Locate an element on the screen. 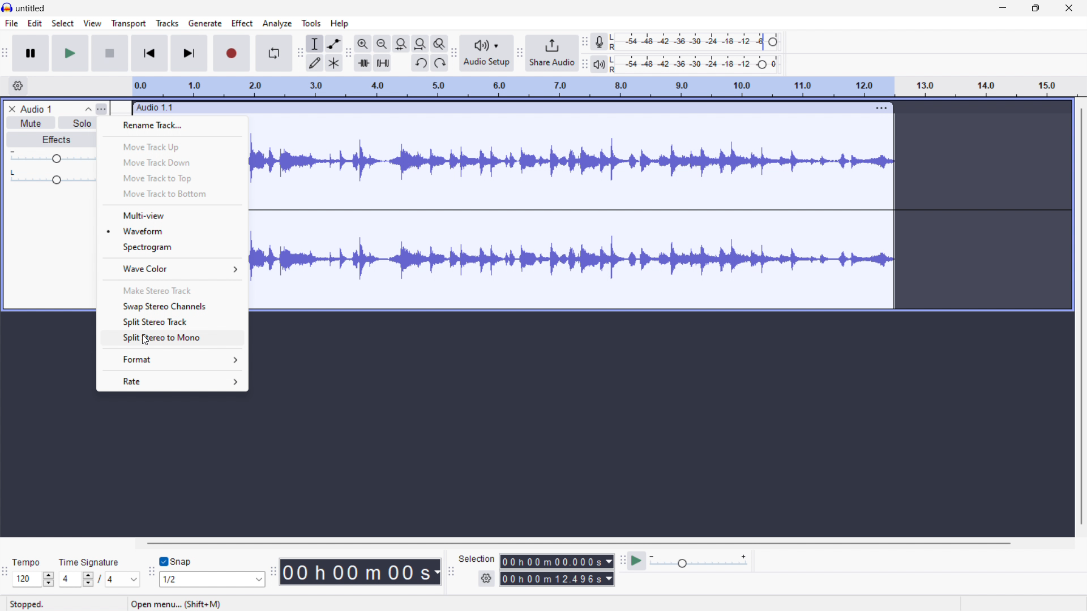 The image size is (1087, 611). Time Signature Label is located at coordinates (93, 561).